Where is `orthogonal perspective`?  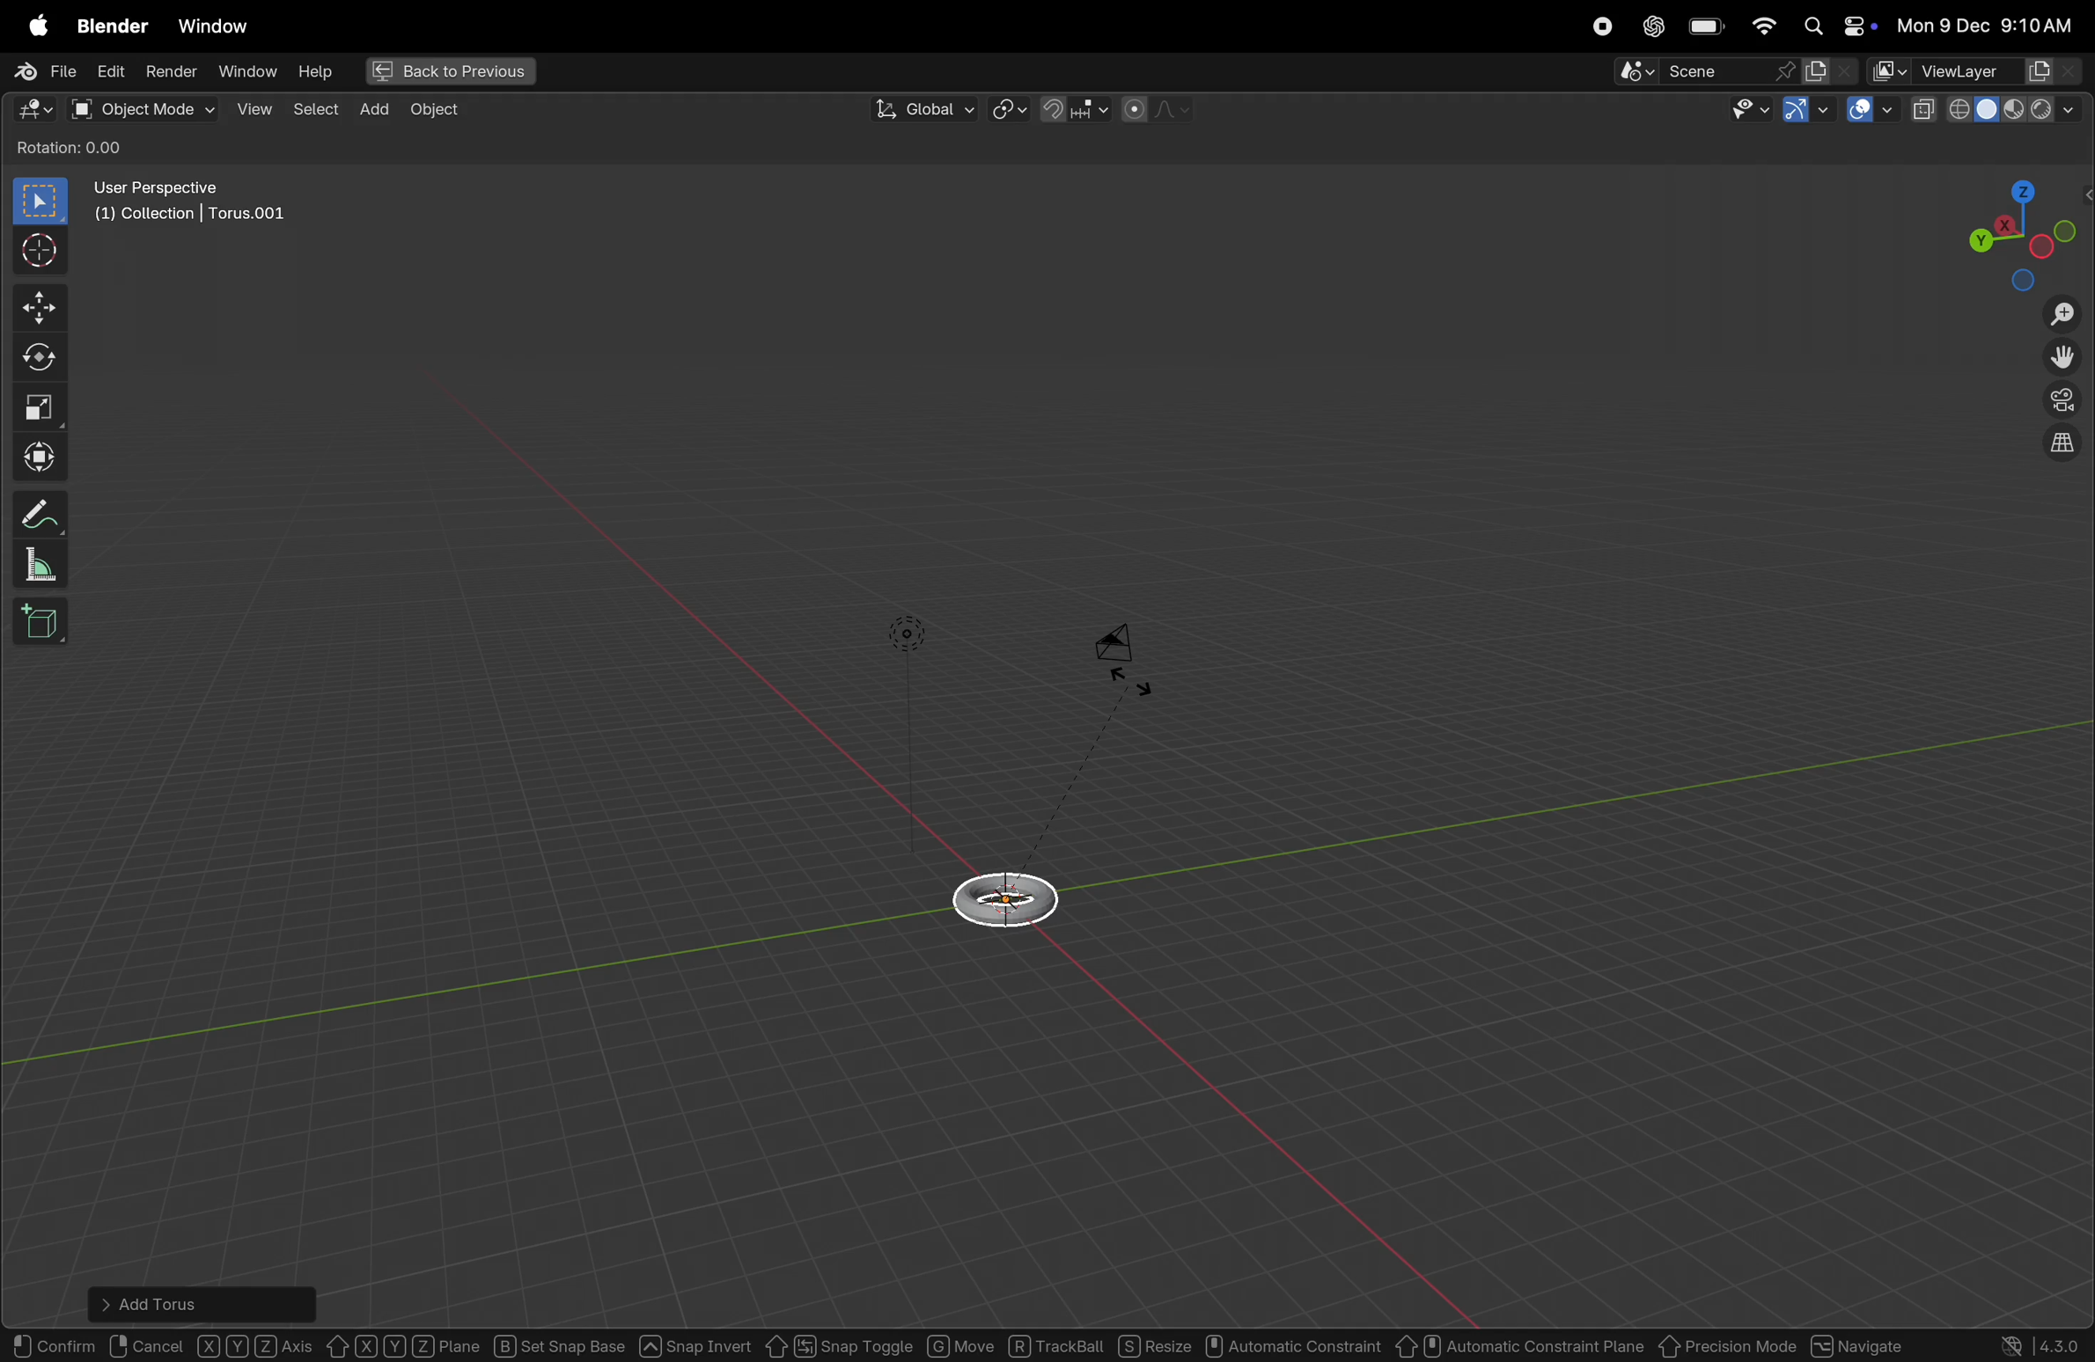
orthogonal perspective is located at coordinates (2062, 445).